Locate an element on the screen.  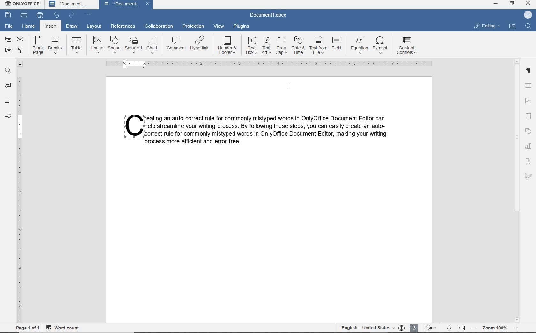
signature is located at coordinates (529, 176).